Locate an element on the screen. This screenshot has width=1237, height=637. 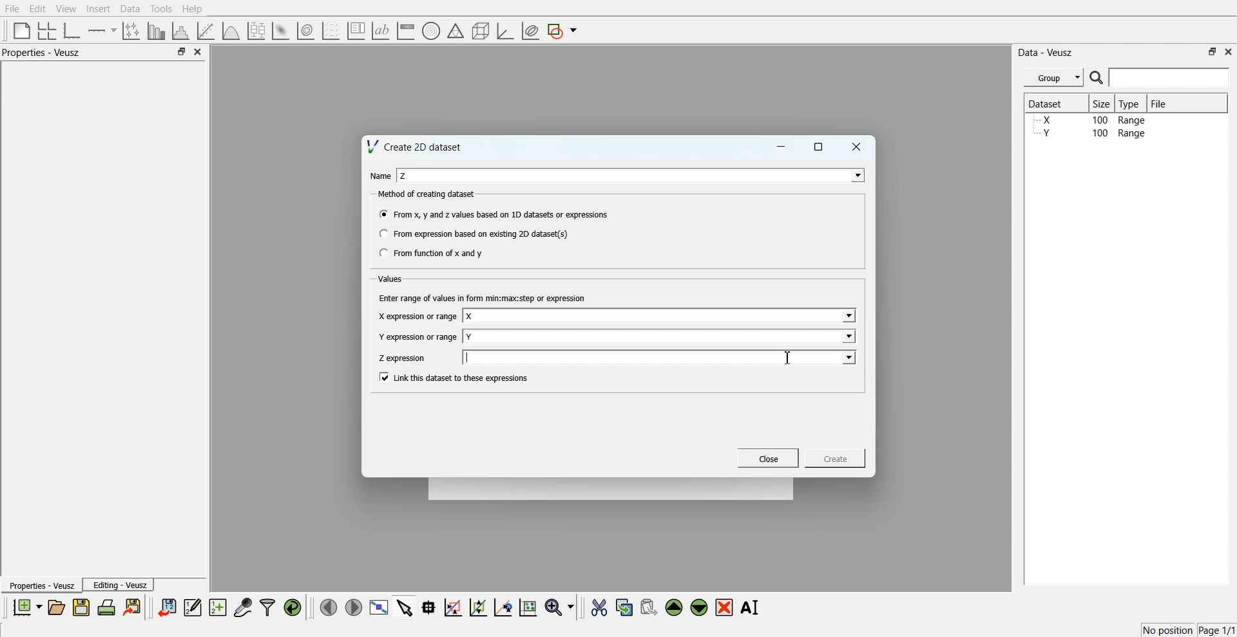
View is located at coordinates (66, 9).